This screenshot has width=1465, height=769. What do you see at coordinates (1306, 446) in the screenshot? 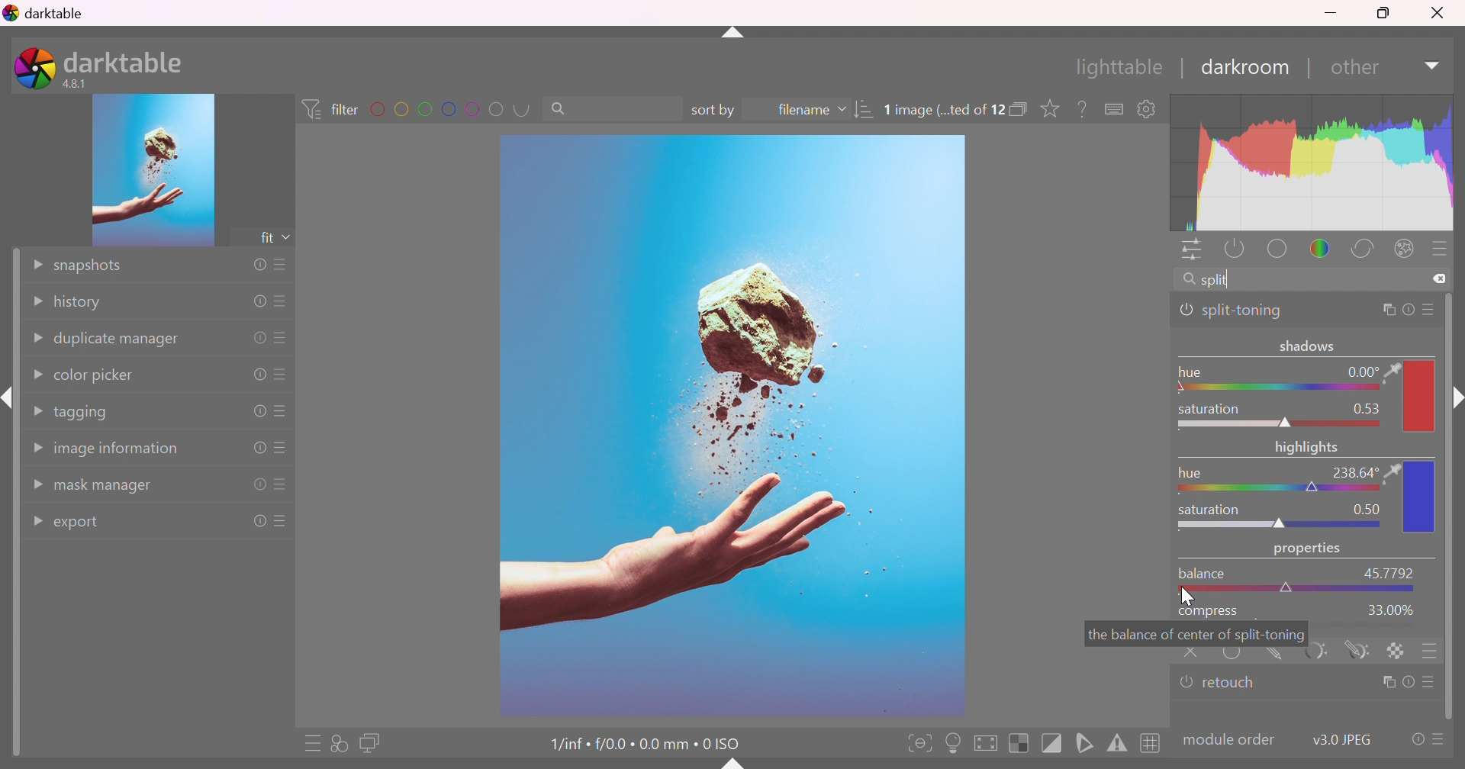
I see `highlights` at bounding box center [1306, 446].